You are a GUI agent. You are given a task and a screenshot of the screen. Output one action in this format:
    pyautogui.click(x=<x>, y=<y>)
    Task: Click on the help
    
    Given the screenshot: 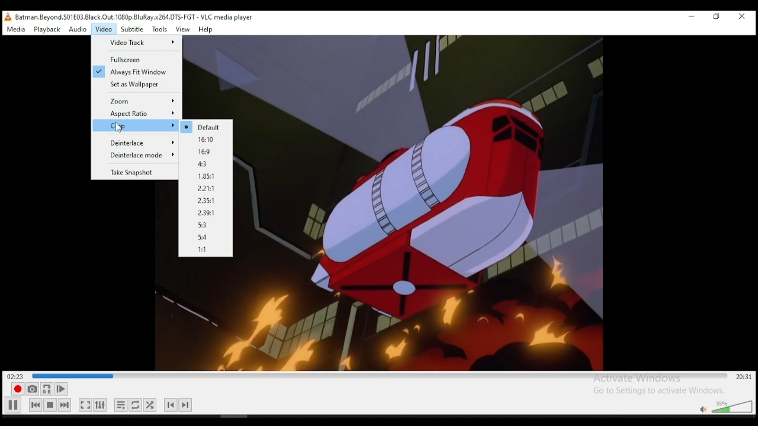 What is the action you would take?
    pyautogui.click(x=205, y=30)
    